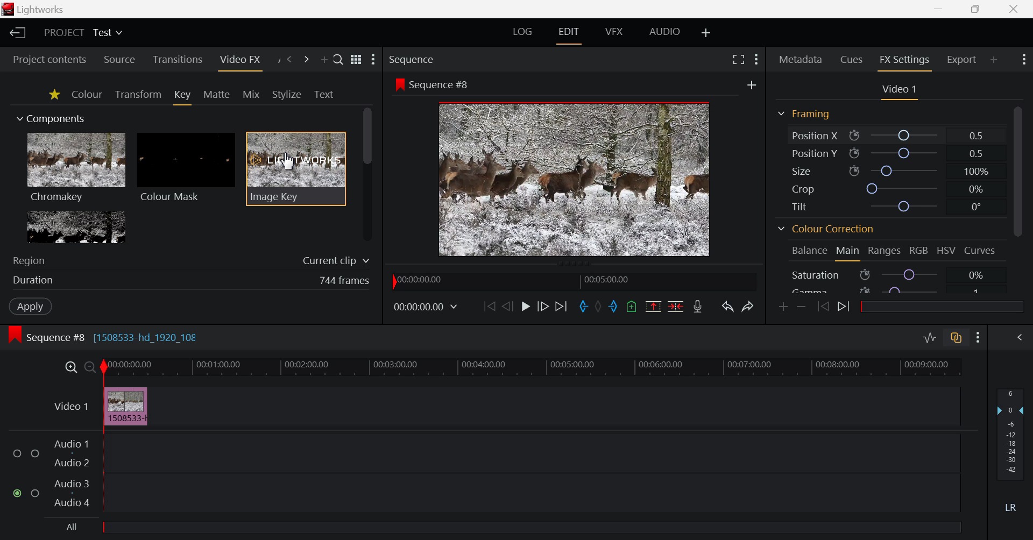 The width and height of the screenshot is (1033, 540). Describe the element at coordinates (797, 207) in the screenshot. I see `Tilt` at that location.